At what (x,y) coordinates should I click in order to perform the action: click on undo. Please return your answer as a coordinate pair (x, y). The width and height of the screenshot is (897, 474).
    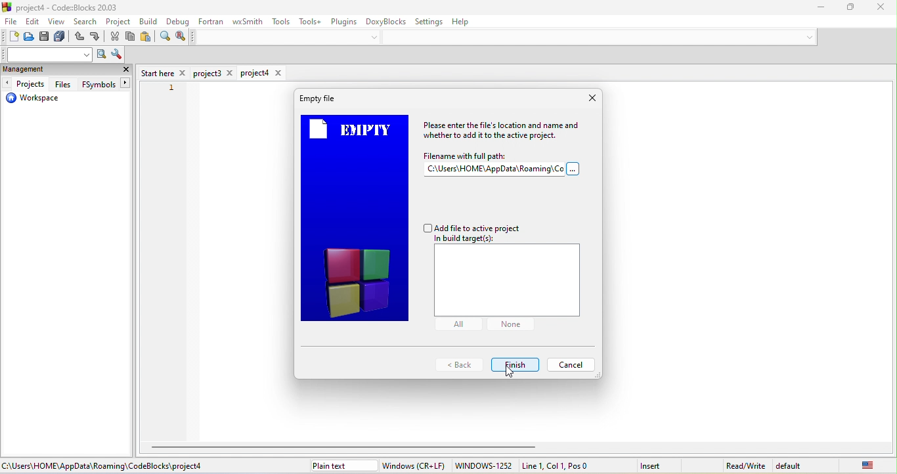
    Looking at the image, I should click on (79, 38).